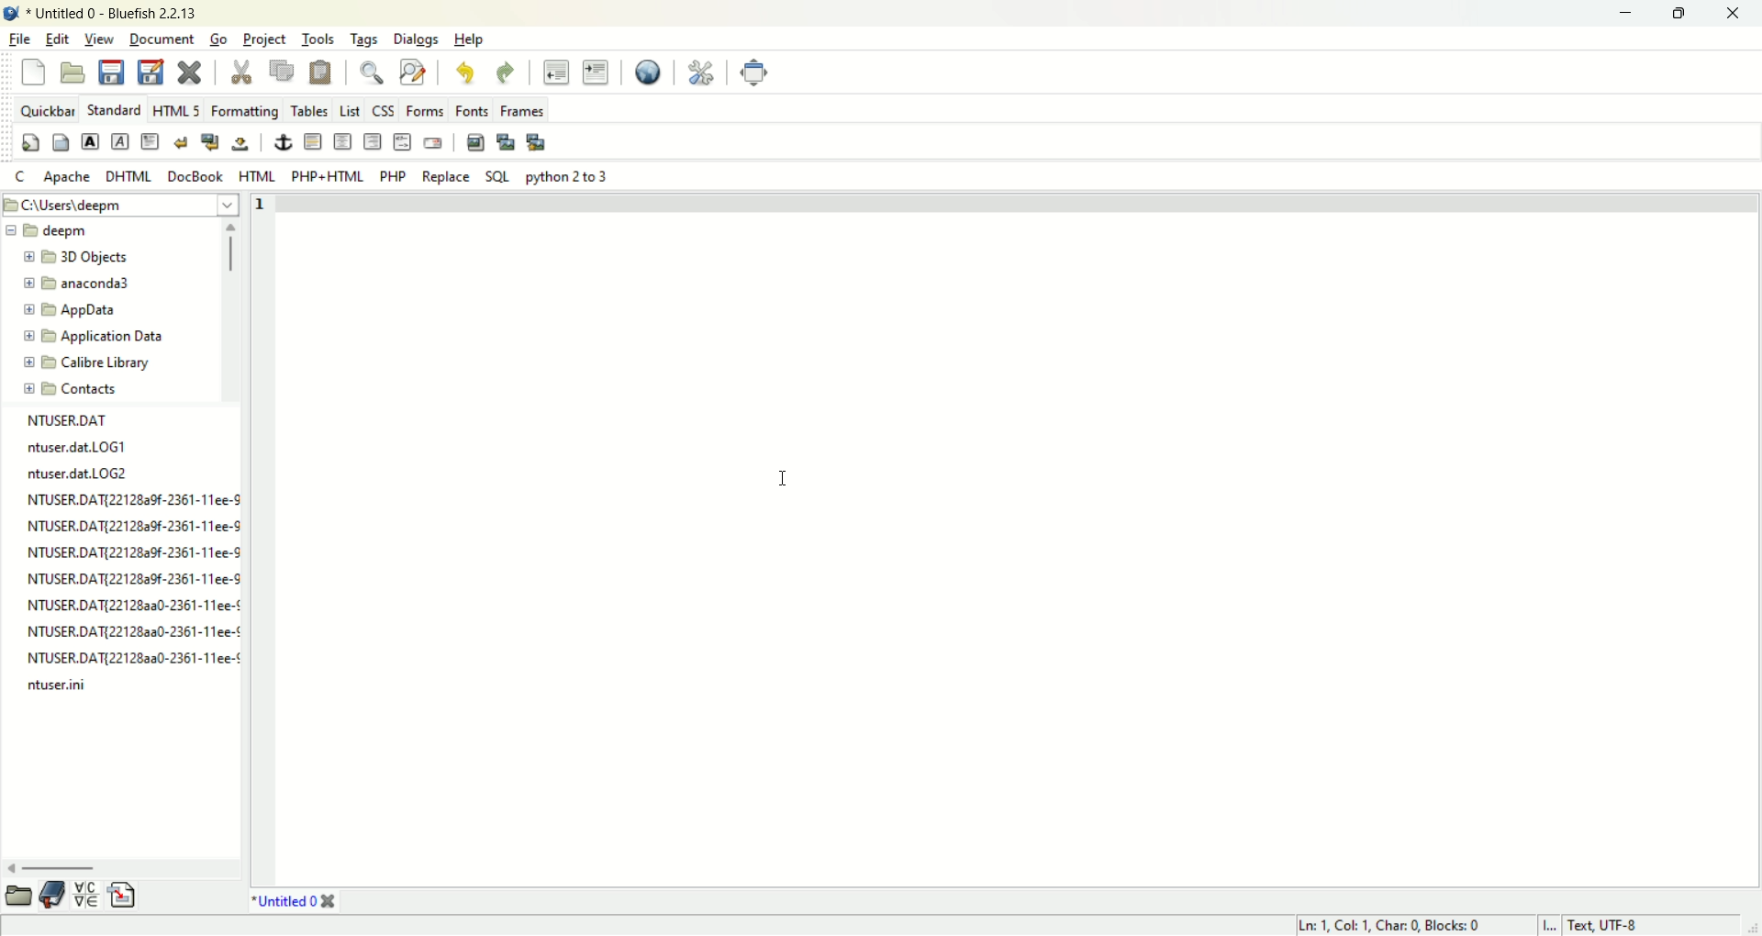  I want to click on open file, so click(73, 72).